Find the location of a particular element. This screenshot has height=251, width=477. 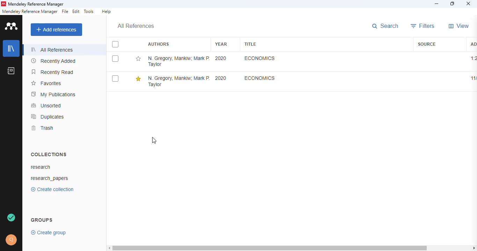

recently read is located at coordinates (53, 72).